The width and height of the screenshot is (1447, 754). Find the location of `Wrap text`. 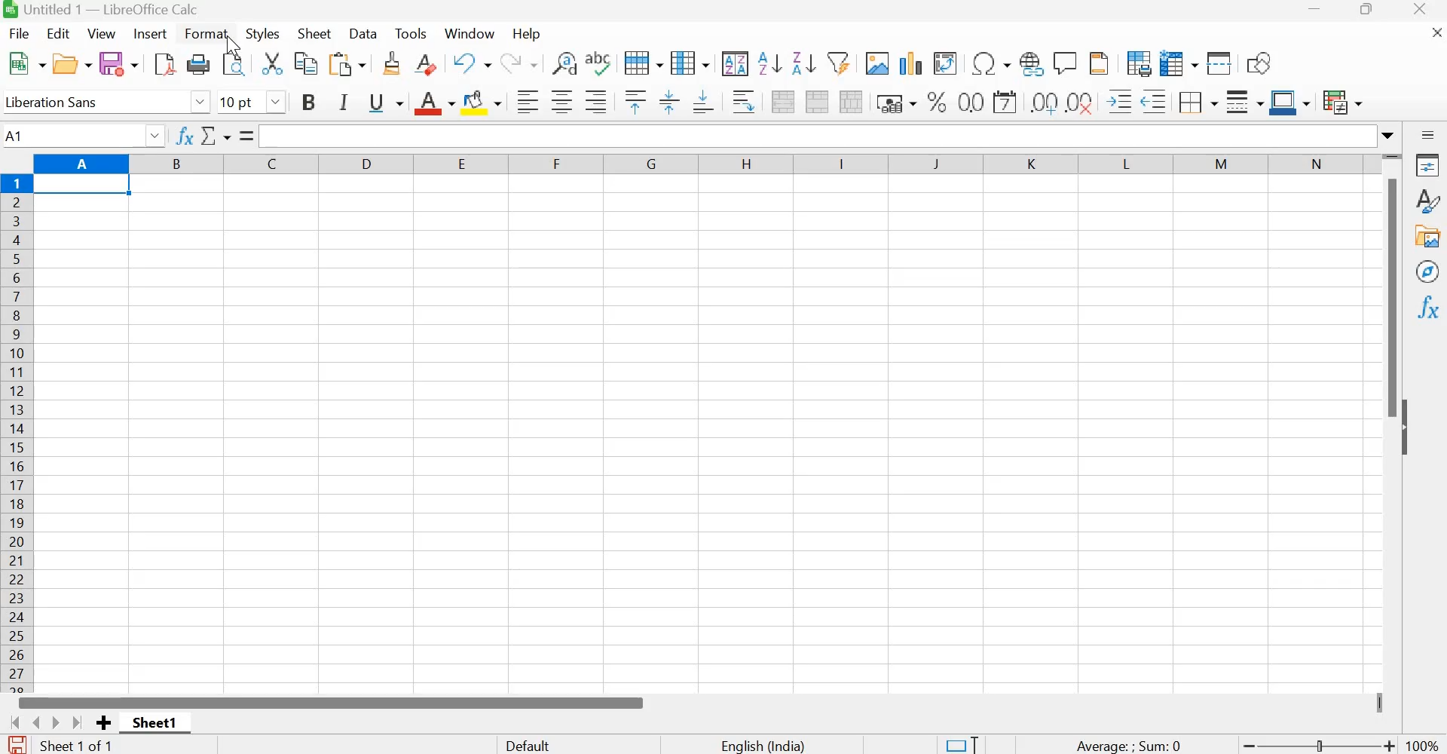

Wrap text is located at coordinates (742, 103).